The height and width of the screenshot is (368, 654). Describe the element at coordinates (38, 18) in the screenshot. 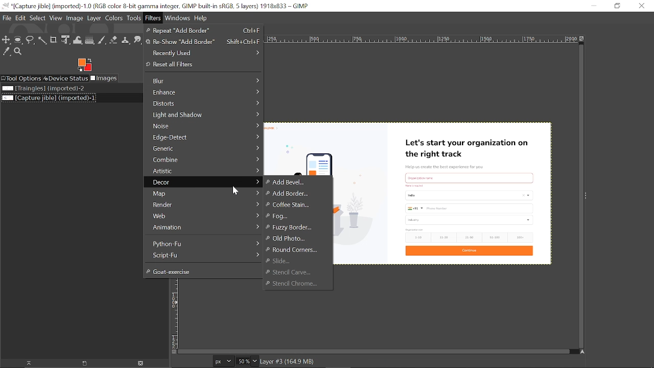

I see `Select` at that location.